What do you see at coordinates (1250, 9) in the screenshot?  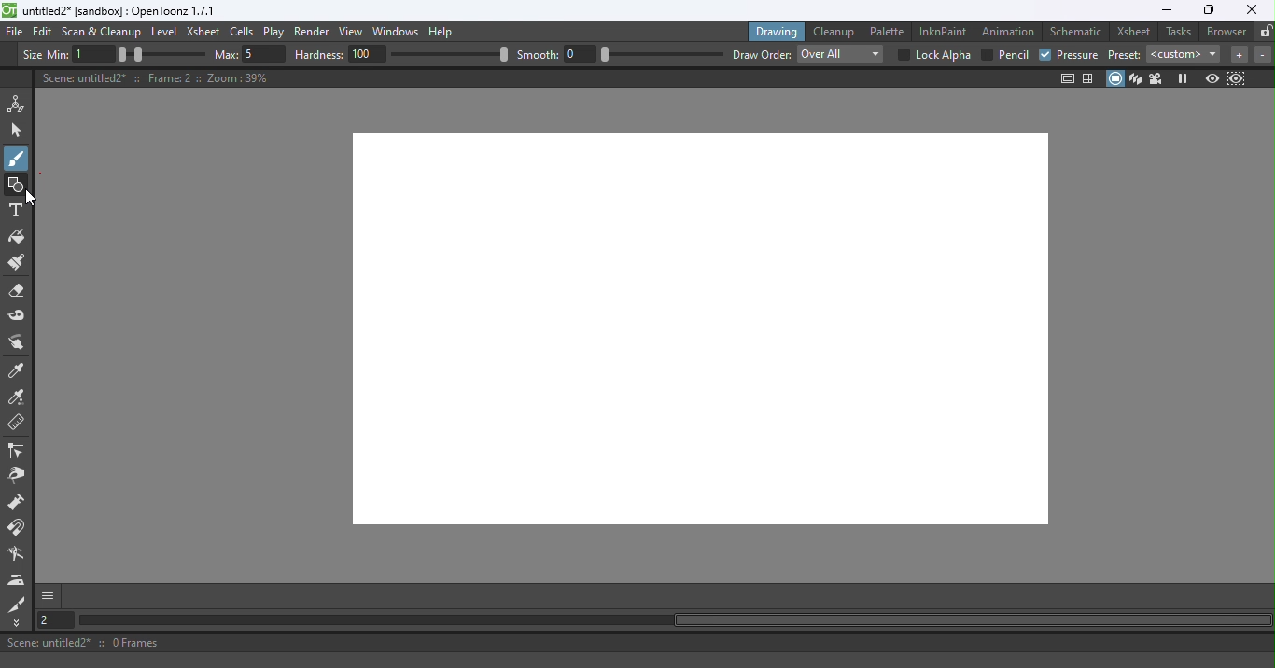 I see `Close` at bounding box center [1250, 9].